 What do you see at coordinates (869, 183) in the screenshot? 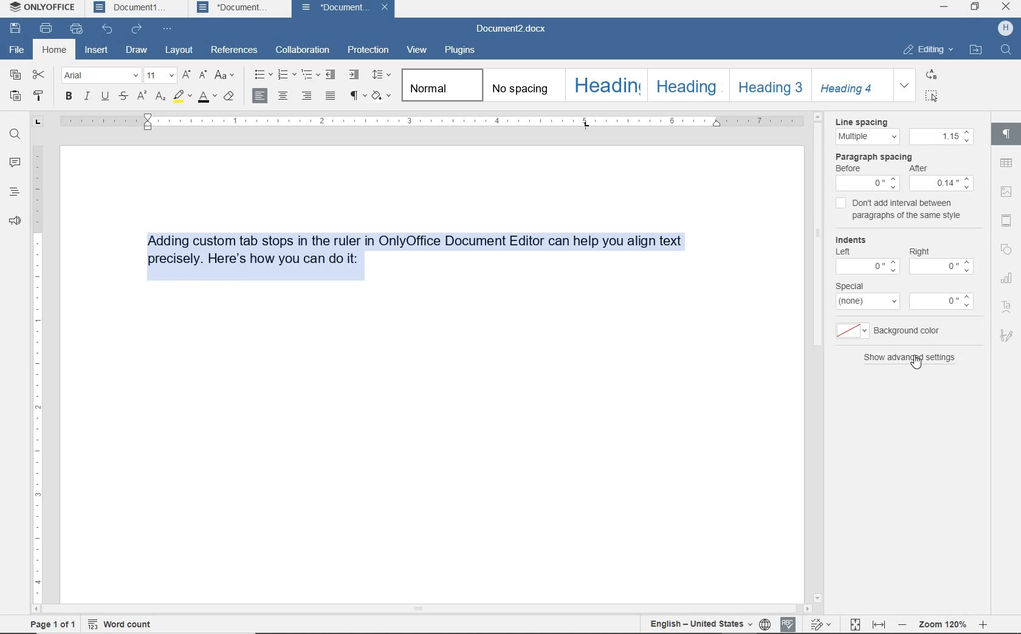
I see `` at bounding box center [869, 183].